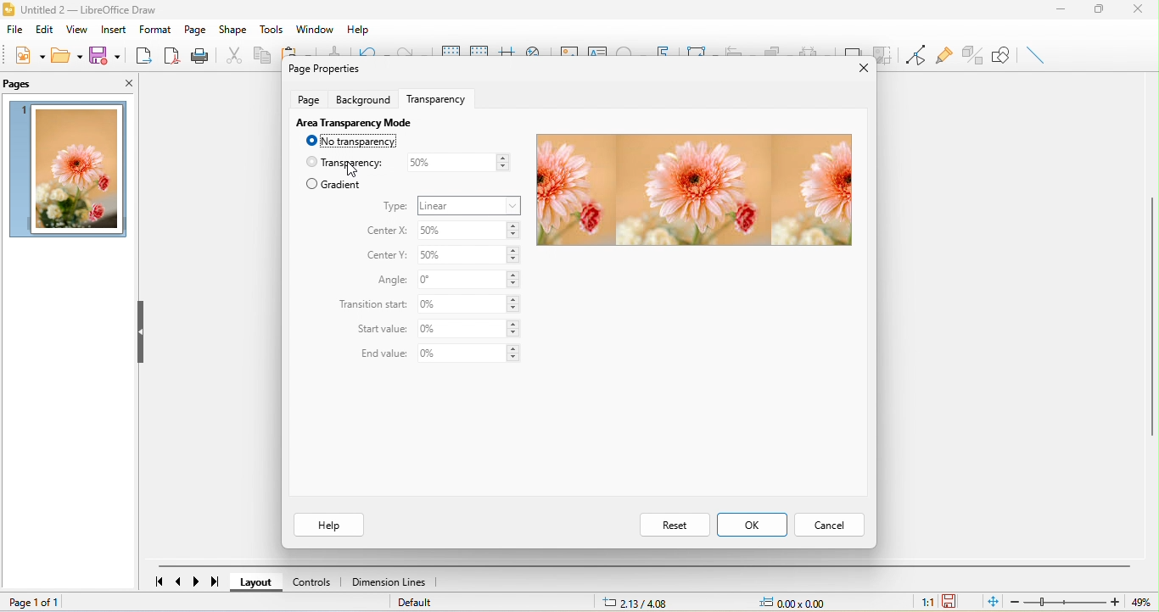  I want to click on 2.13/4.08, so click(639, 603).